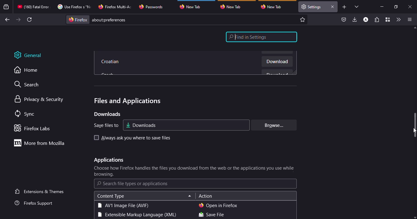 The image size is (417, 219). I want to click on more, so click(41, 143).